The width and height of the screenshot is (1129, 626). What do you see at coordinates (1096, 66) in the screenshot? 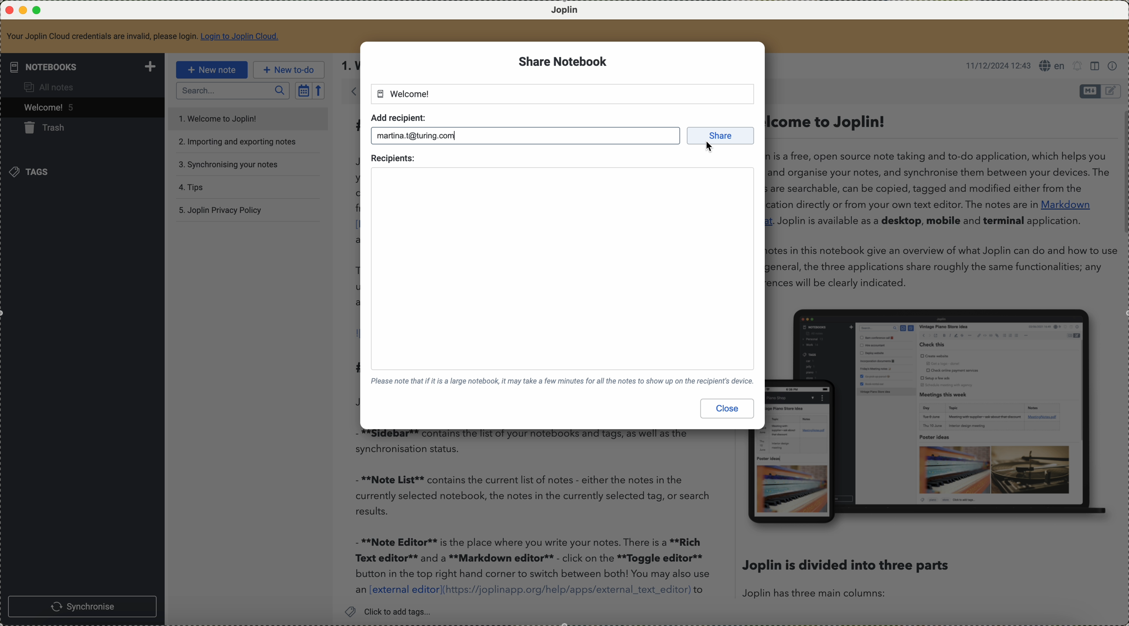
I see `toggle editor layouts` at bounding box center [1096, 66].